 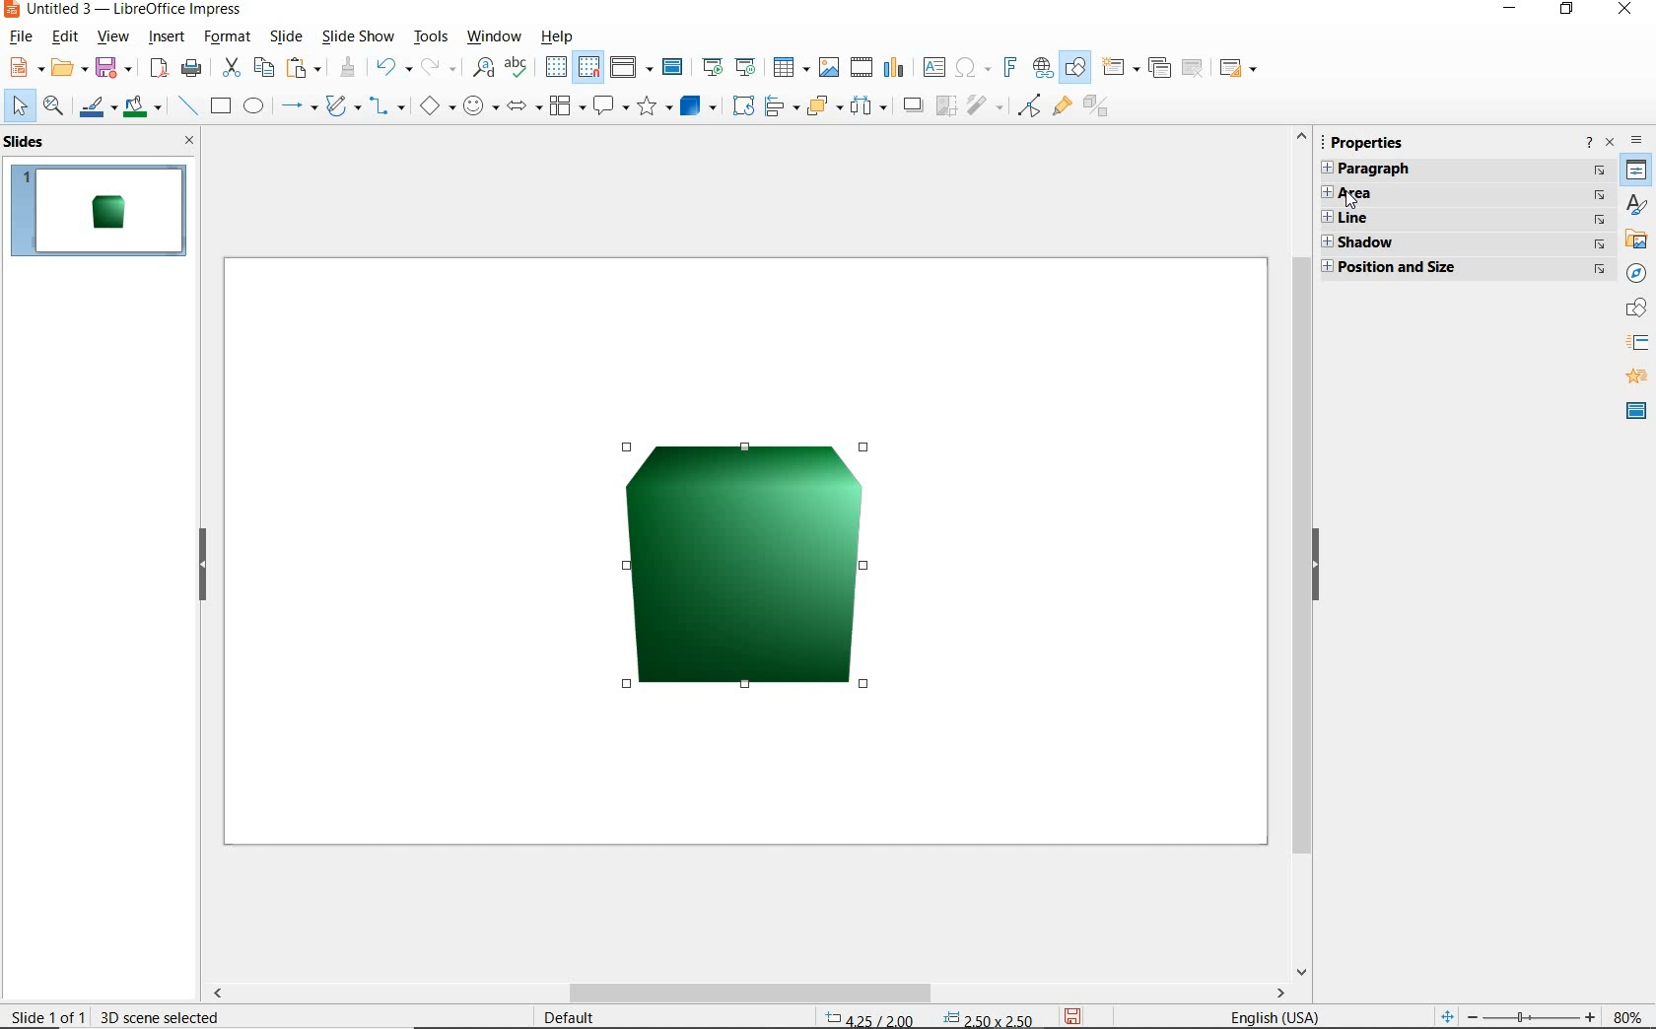 What do you see at coordinates (561, 37) in the screenshot?
I see `help` at bounding box center [561, 37].